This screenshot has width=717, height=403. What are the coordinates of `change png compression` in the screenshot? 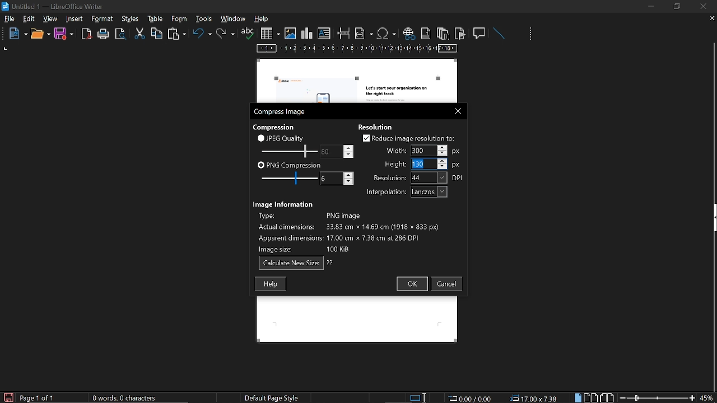 It's located at (337, 179).